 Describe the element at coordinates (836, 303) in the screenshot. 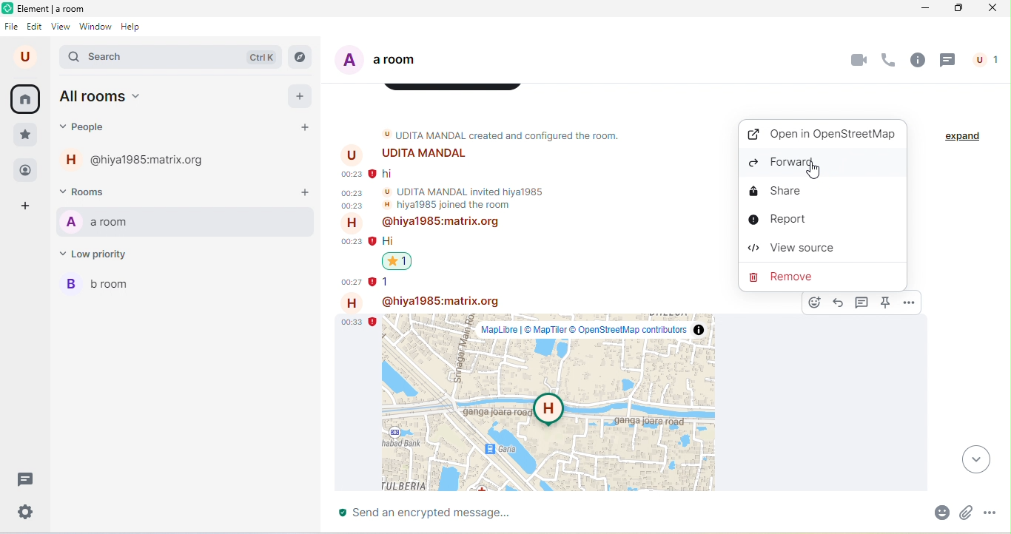

I see `reply` at that location.